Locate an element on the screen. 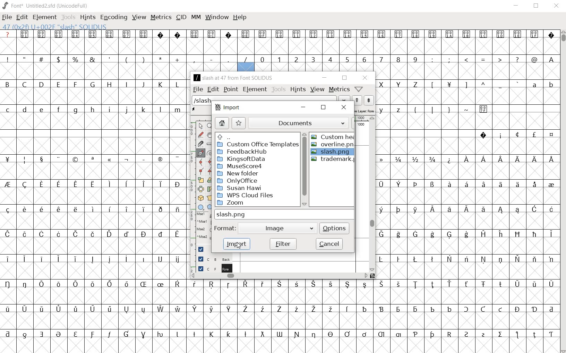 This screenshot has height=353, width=566. special letters is located at coordinates (278, 309).